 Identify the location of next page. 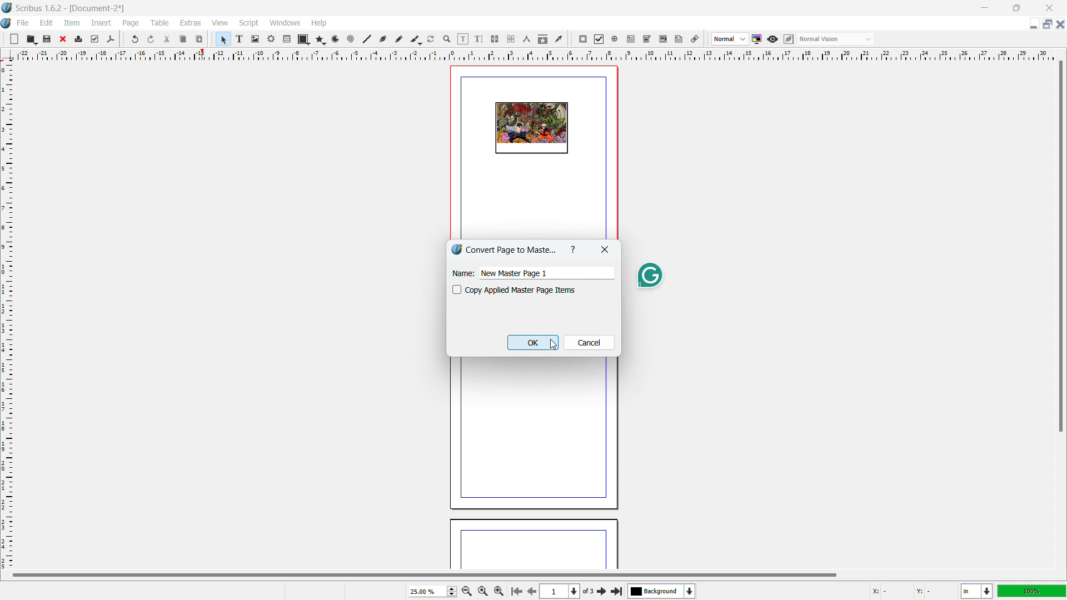
(602, 591).